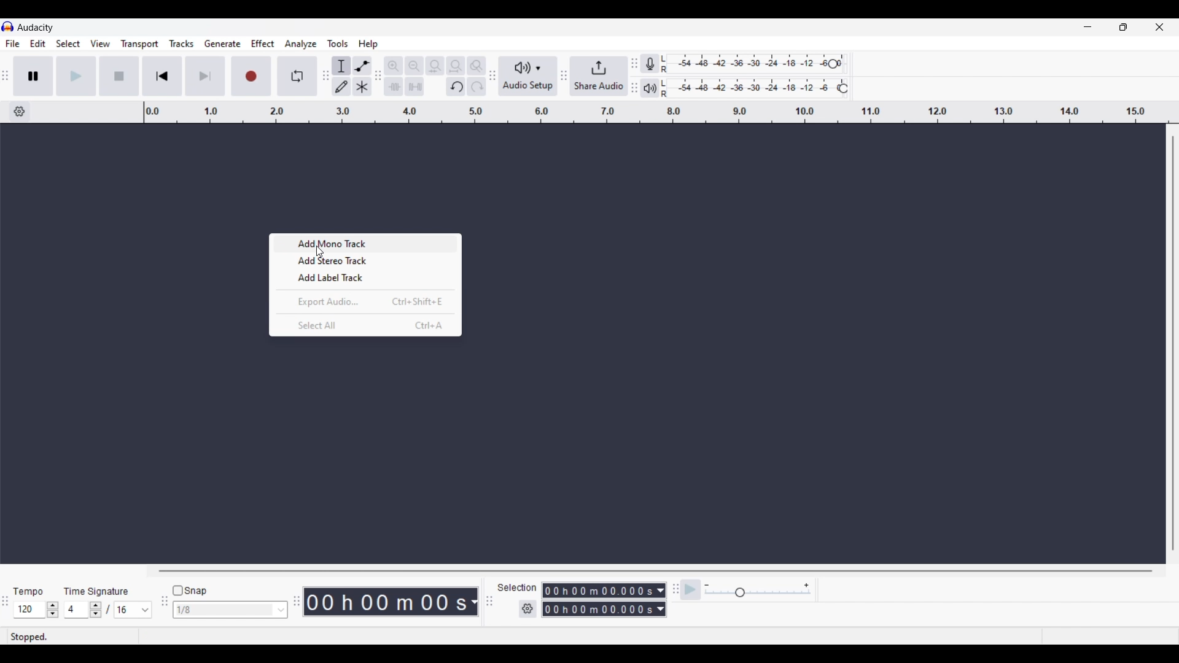  I want to click on Silence audio selection, so click(414, 87).